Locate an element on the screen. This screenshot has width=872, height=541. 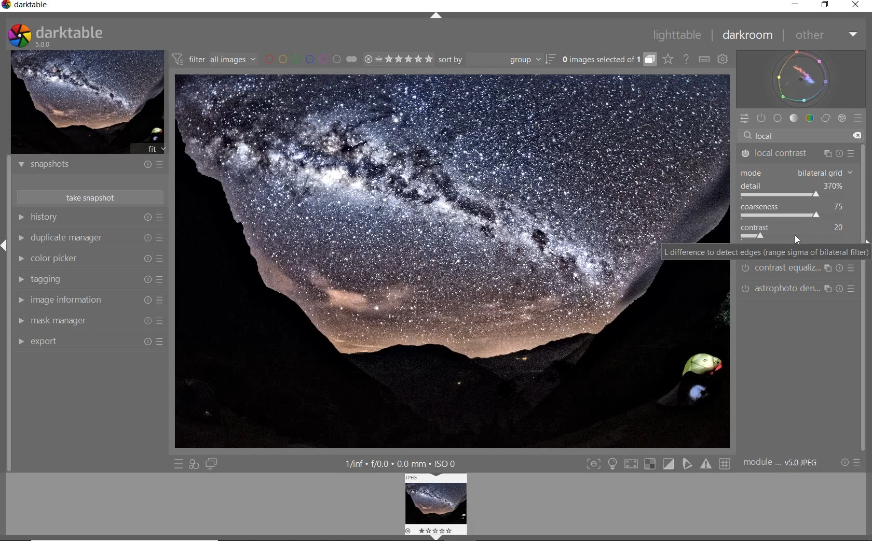
Reset is located at coordinates (161, 341).